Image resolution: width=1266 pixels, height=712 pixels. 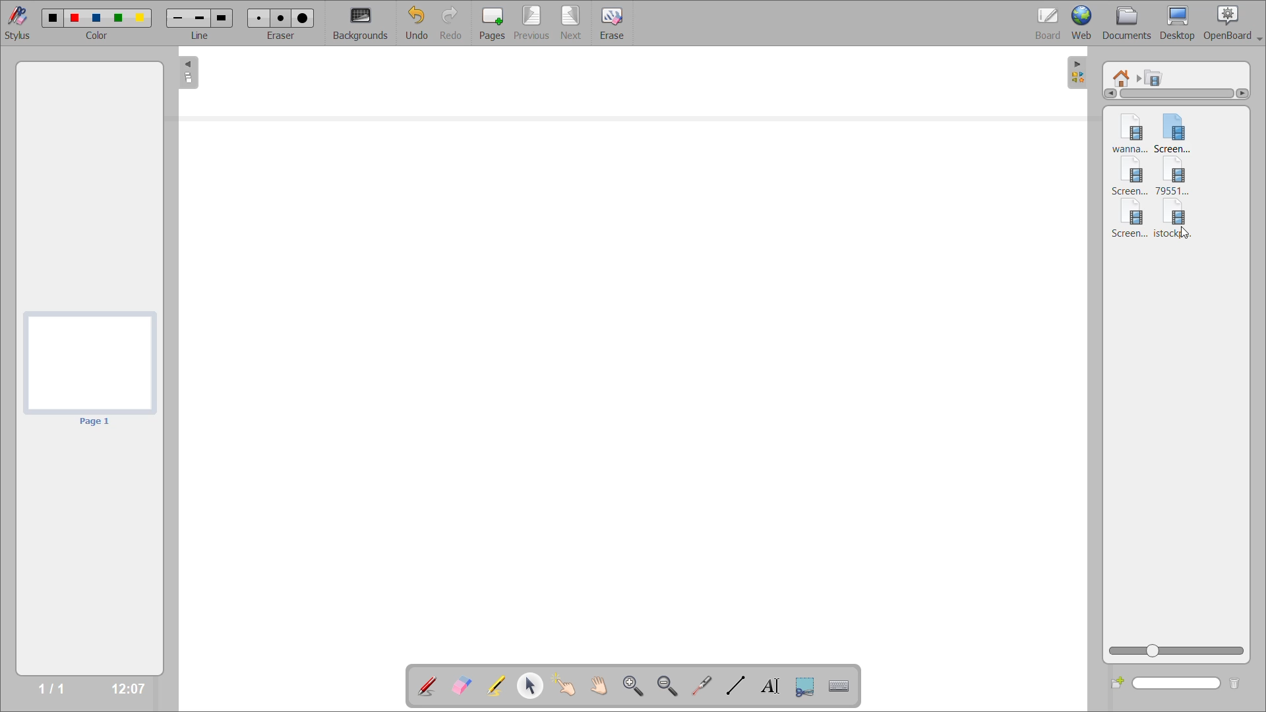 I want to click on create new folder, so click(x=1114, y=684).